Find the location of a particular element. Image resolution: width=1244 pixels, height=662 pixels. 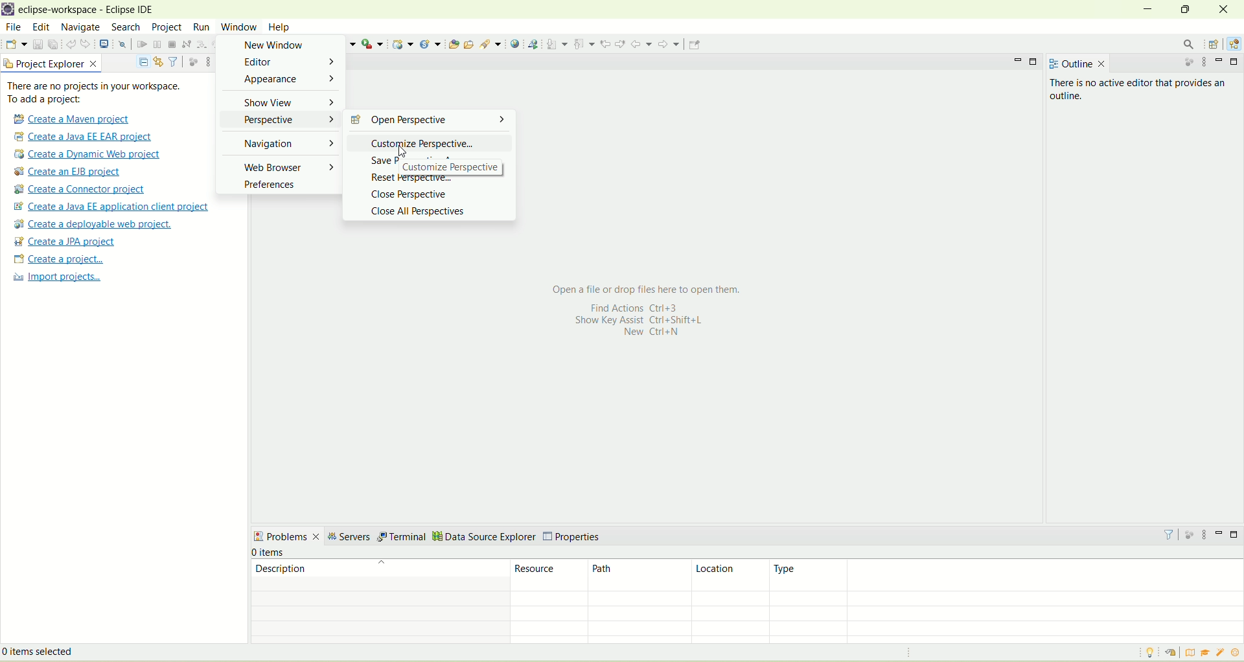

preferences is located at coordinates (268, 186).